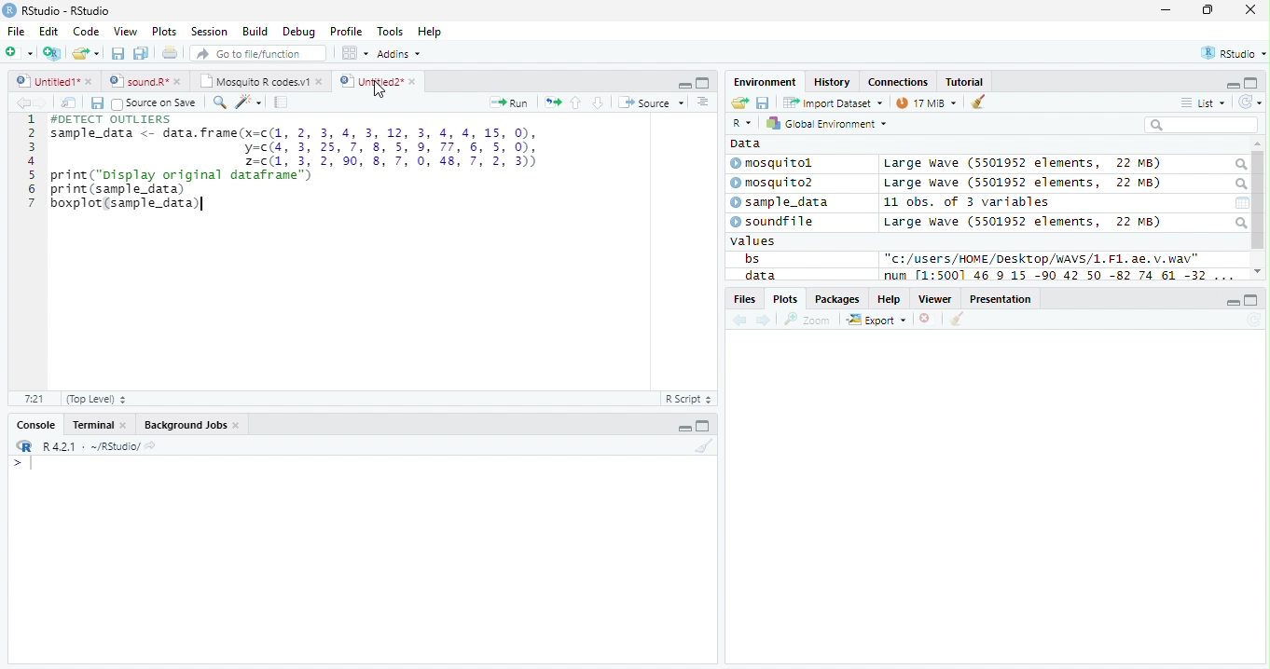 This screenshot has height=669, width=1270. Describe the element at coordinates (763, 102) in the screenshot. I see `Save` at that location.